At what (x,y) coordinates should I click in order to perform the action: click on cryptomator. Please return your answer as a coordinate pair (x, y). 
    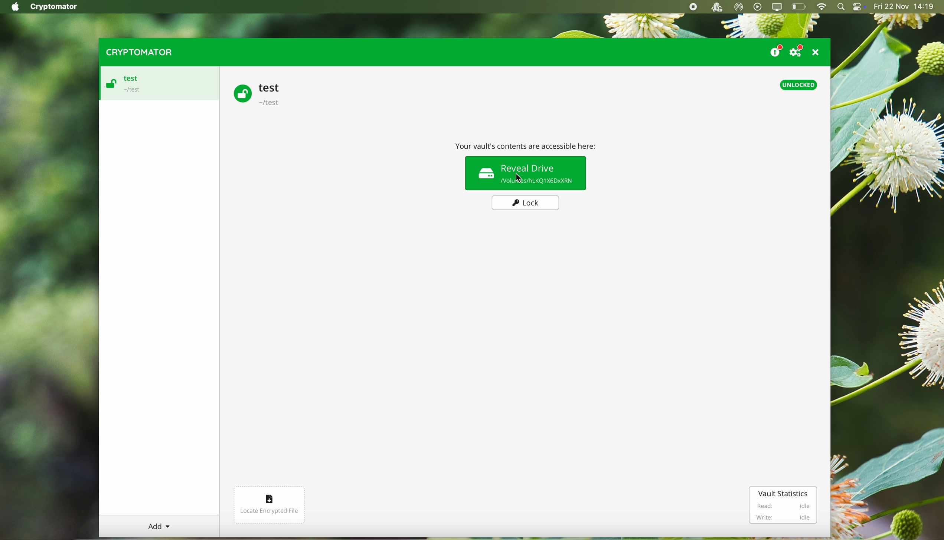
    Looking at the image, I should click on (137, 52).